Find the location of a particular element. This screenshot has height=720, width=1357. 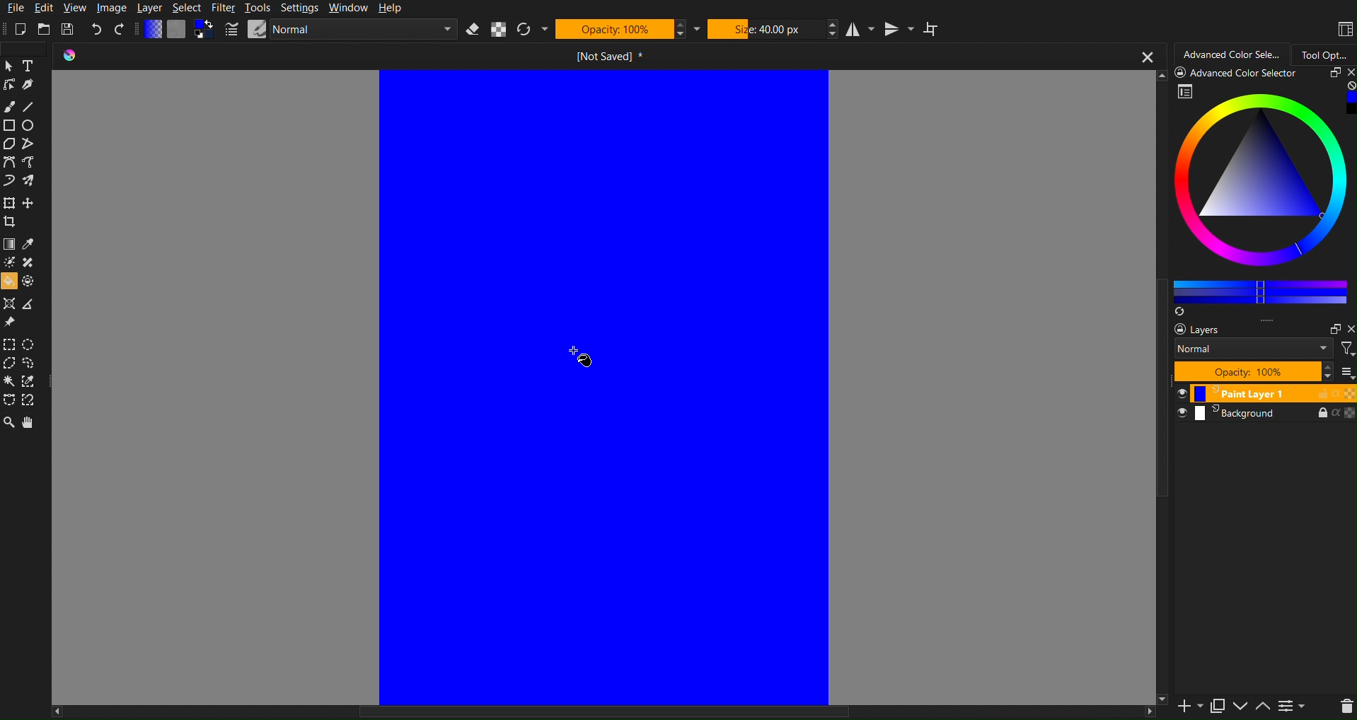

Linework is located at coordinates (8, 84).